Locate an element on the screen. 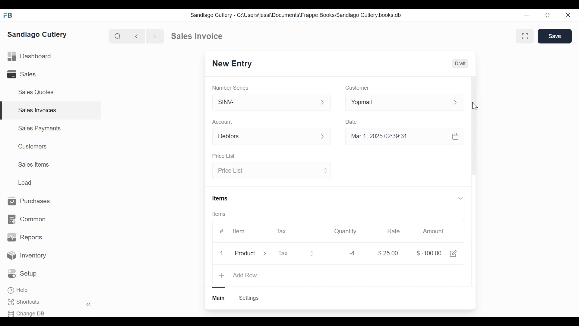 The width and height of the screenshot is (579, 326). Tax is located at coordinates (296, 254).